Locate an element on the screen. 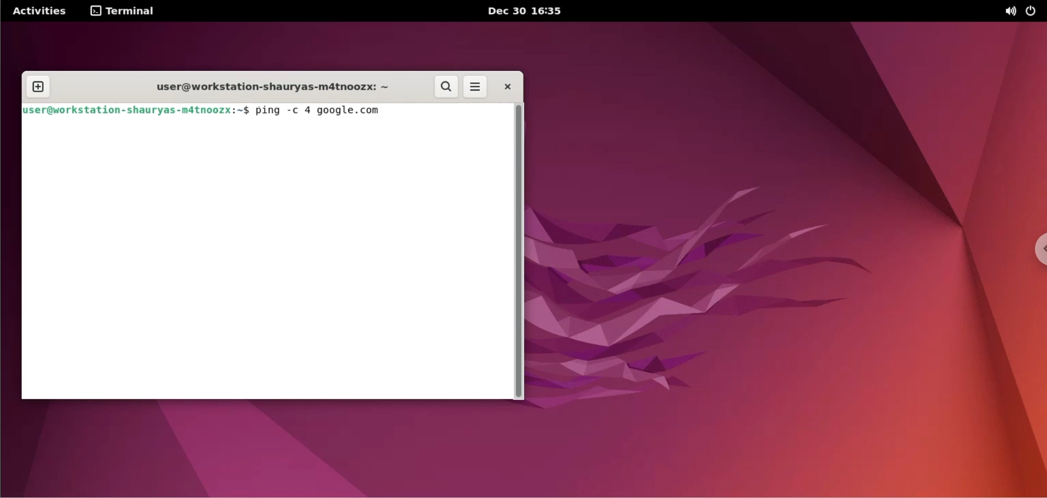  sound options is located at coordinates (1011, 11).